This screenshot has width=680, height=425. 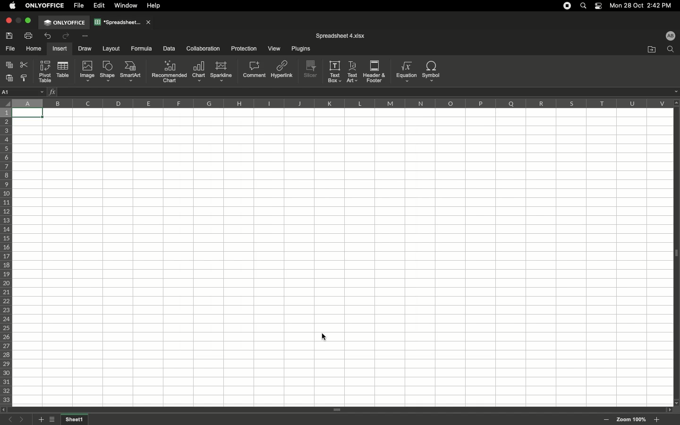 I want to click on Cell input, so click(x=364, y=92).